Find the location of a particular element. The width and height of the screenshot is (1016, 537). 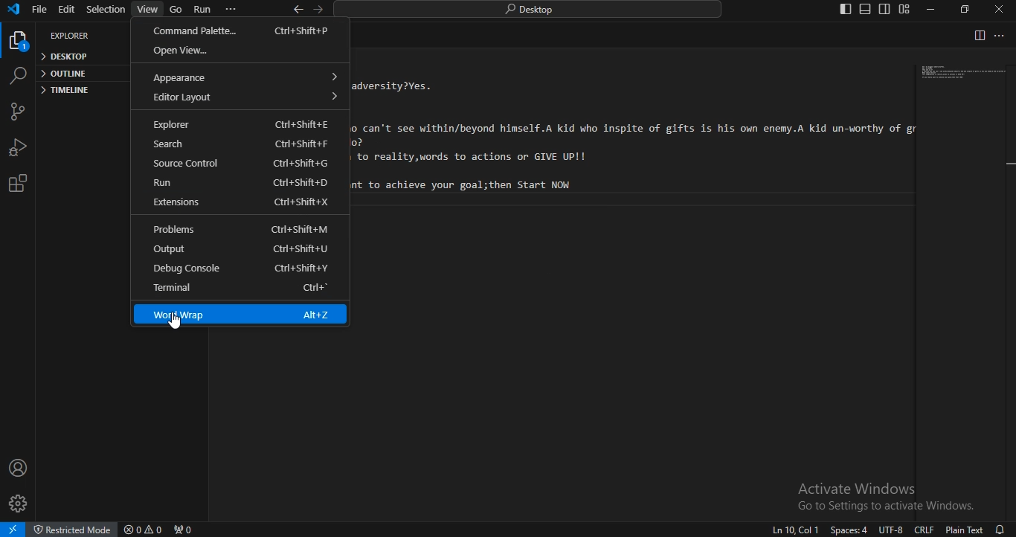

account is located at coordinates (19, 466).